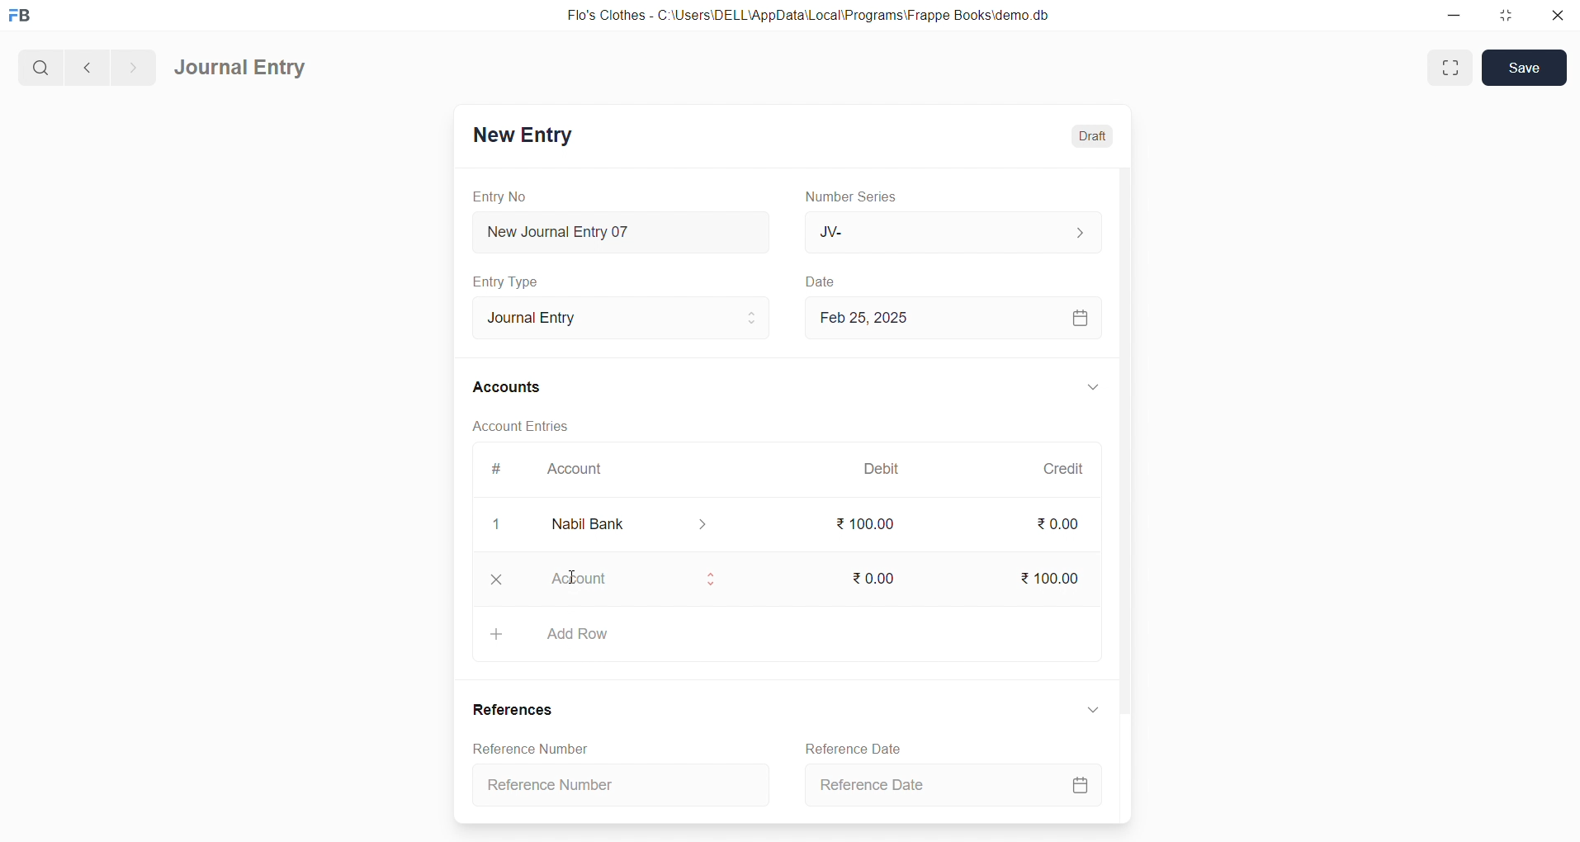 This screenshot has width=1580, height=842. What do you see at coordinates (133, 65) in the screenshot?
I see `navigate forward` at bounding box center [133, 65].